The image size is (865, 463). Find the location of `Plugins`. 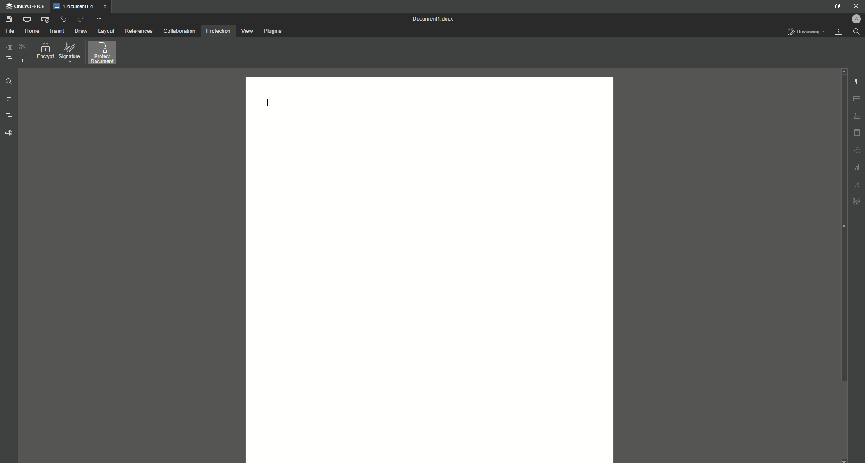

Plugins is located at coordinates (273, 31).